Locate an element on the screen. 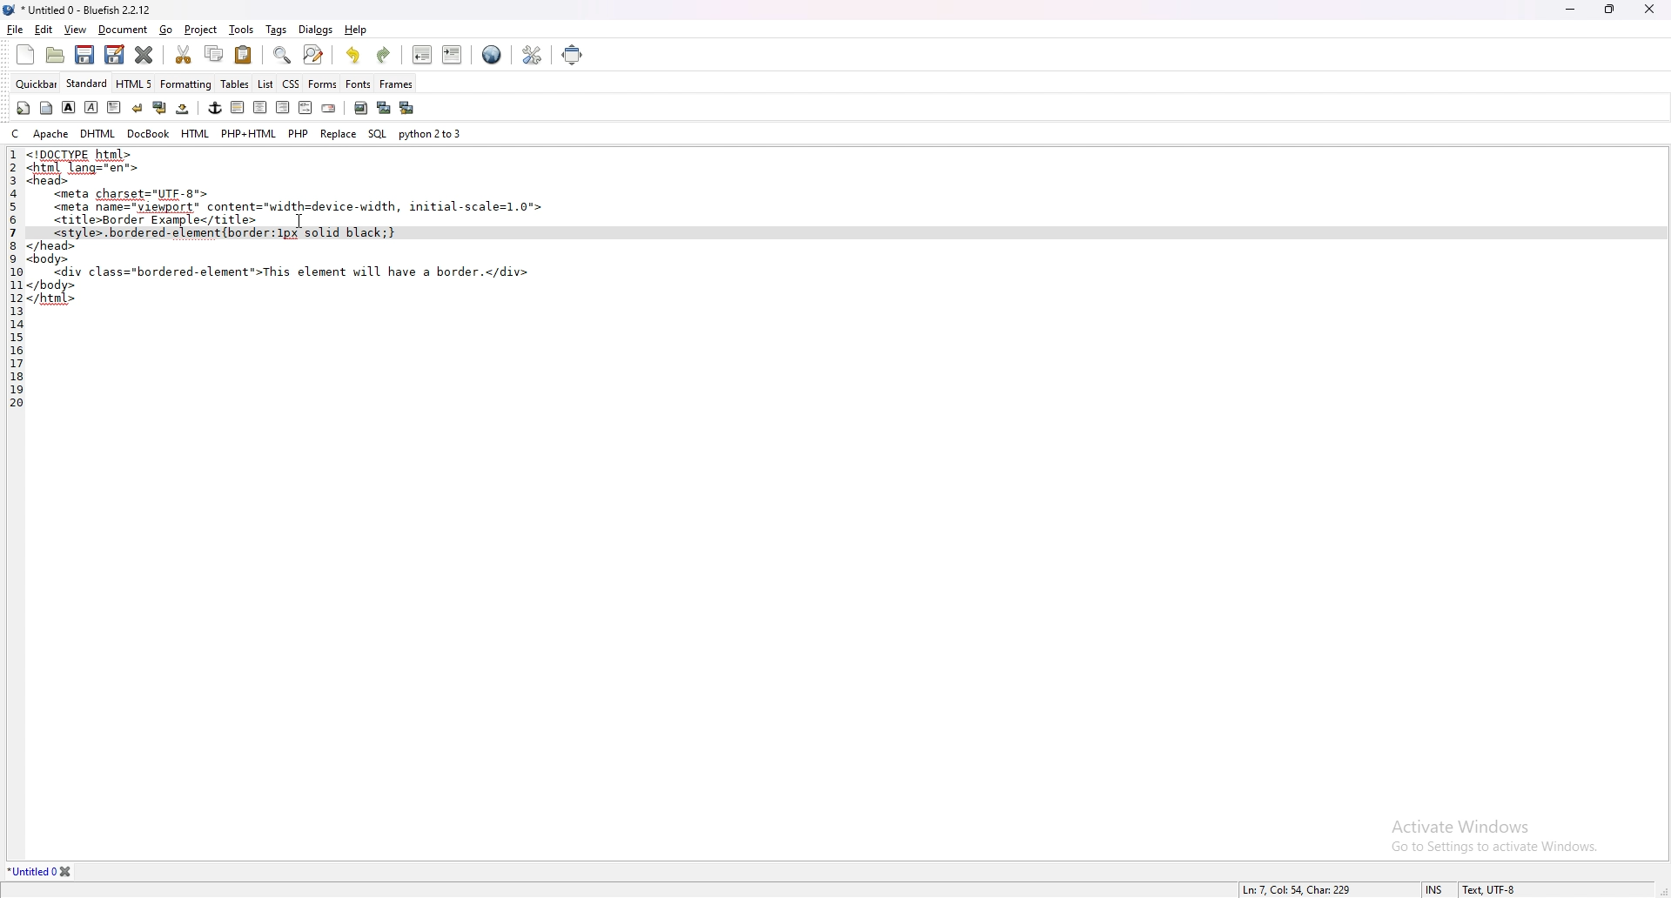 This screenshot has height=898, width=1671. apache is located at coordinates (51, 133).